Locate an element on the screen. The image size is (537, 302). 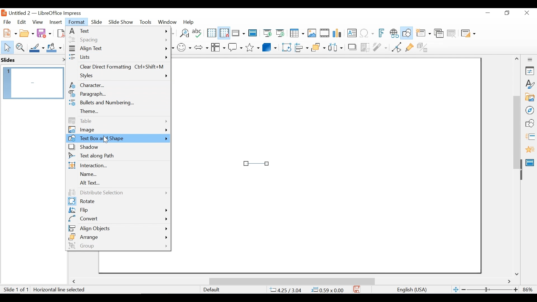
Interaction is located at coordinates (118, 166).